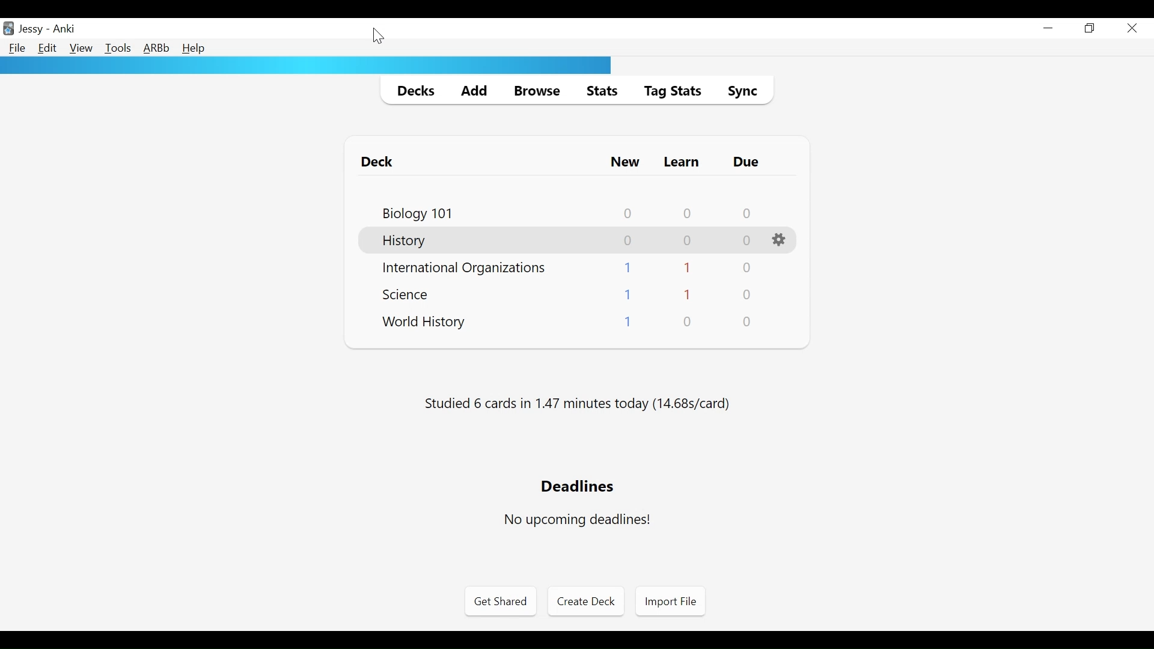  What do you see at coordinates (746, 295) in the screenshot?
I see `Due Card Count` at bounding box center [746, 295].